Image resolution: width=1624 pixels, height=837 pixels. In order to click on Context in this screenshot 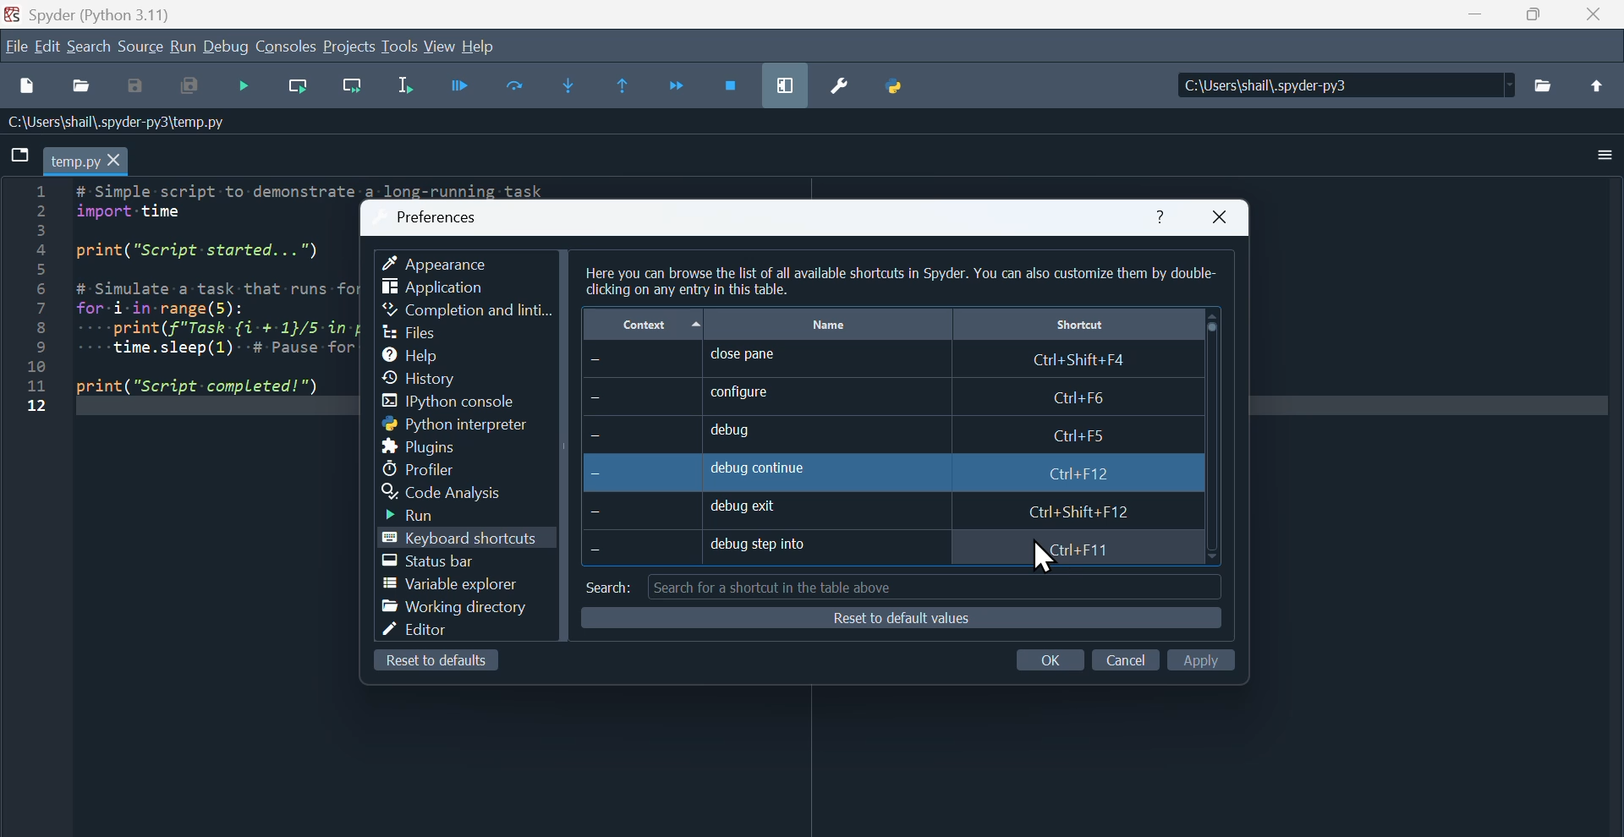, I will do `click(643, 323)`.